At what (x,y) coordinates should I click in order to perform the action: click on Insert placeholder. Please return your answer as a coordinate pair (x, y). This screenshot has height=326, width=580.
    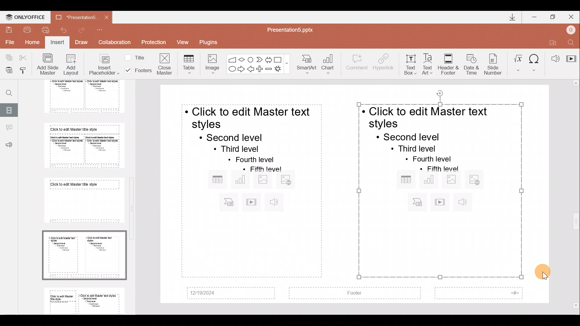
    Looking at the image, I should click on (104, 65).